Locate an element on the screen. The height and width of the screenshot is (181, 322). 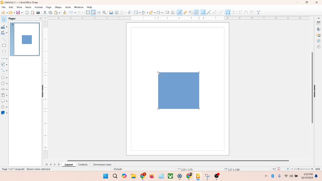
curves and polygons is located at coordinates (5, 64).